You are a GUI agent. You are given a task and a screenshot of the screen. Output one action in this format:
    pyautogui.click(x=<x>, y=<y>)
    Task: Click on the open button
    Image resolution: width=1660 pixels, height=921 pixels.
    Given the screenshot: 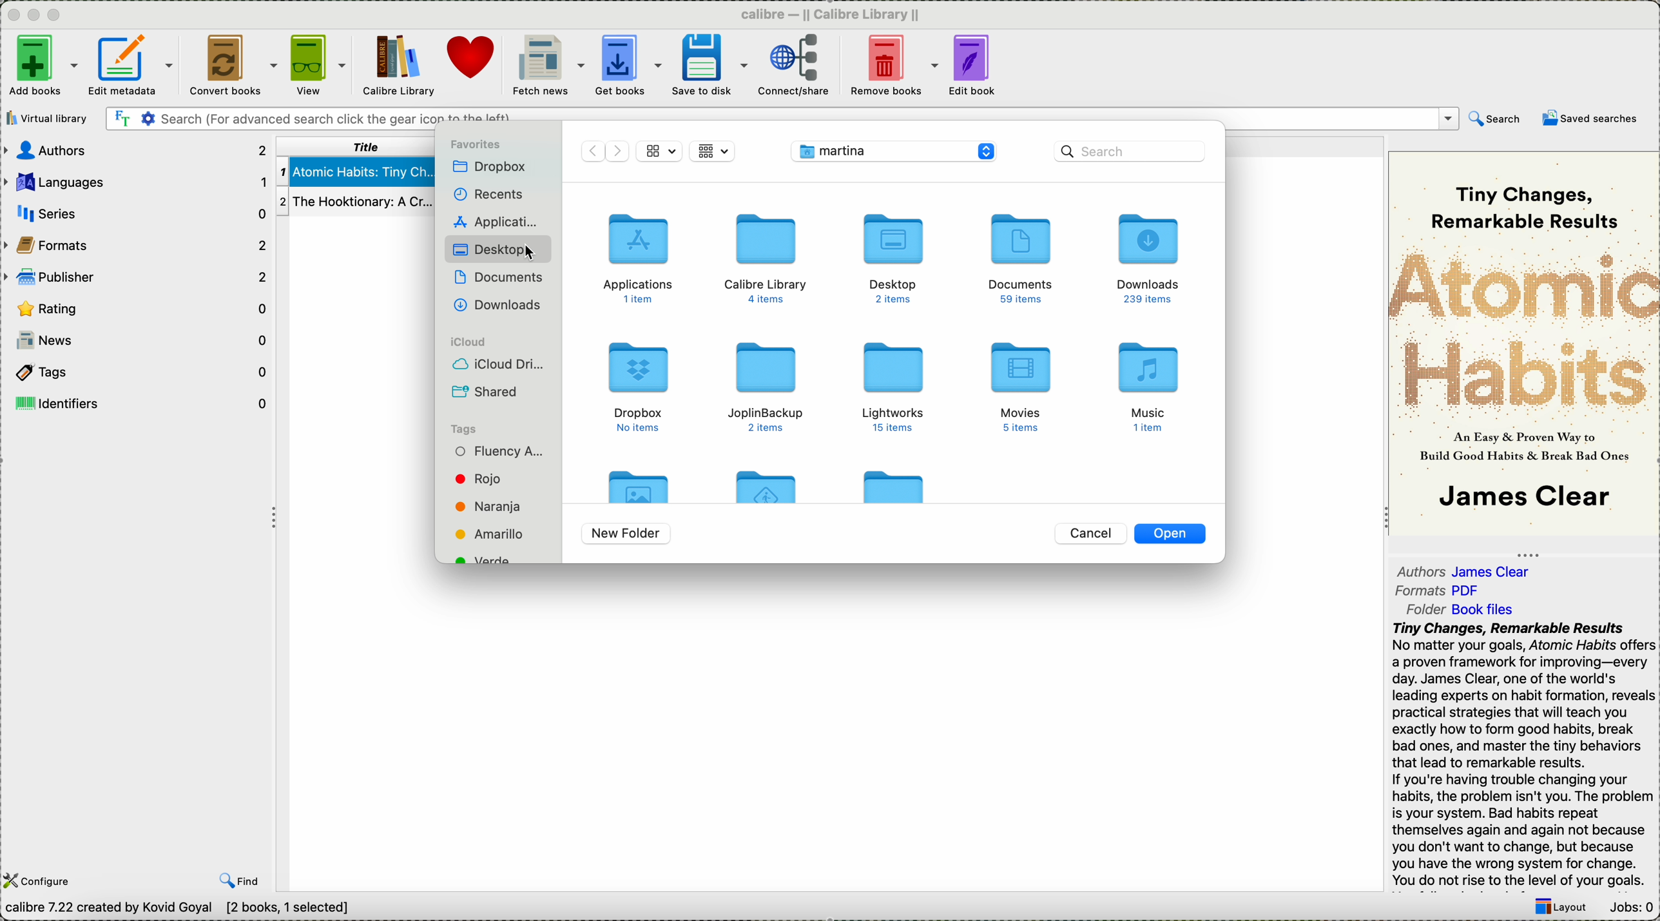 What is the action you would take?
    pyautogui.click(x=1170, y=534)
    